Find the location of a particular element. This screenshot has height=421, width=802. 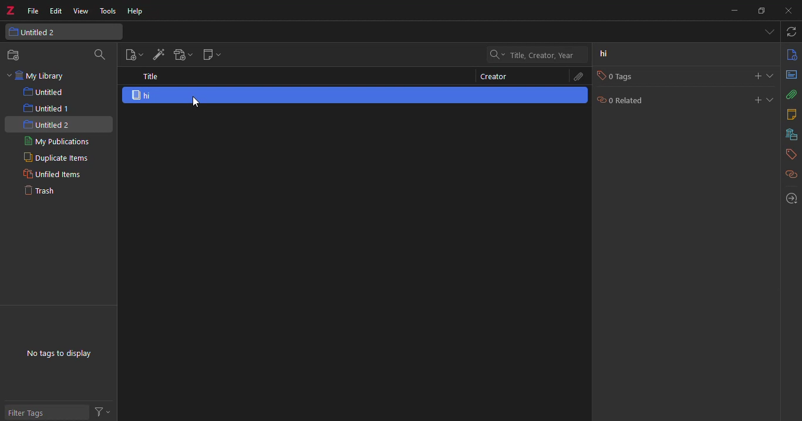

close is located at coordinates (790, 10).